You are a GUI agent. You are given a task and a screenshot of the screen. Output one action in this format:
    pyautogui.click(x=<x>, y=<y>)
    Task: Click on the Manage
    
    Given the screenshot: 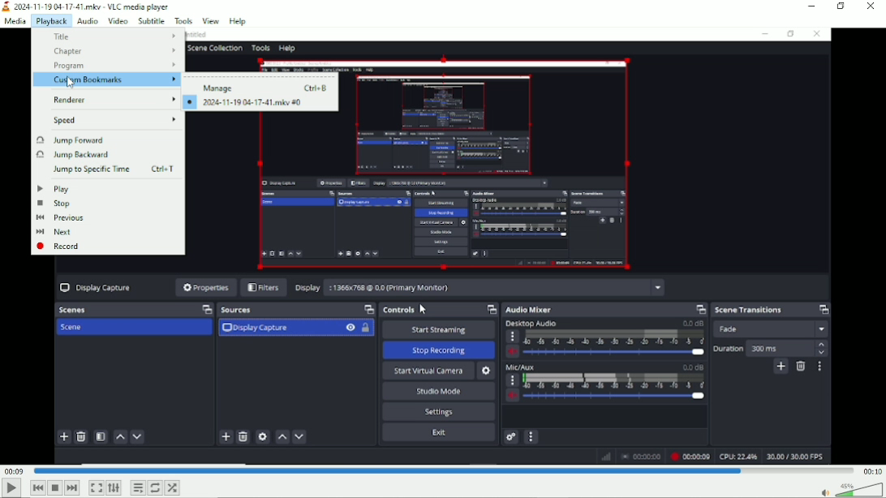 What is the action you would take?
    pyautogui.click(x=267, y=87)
    